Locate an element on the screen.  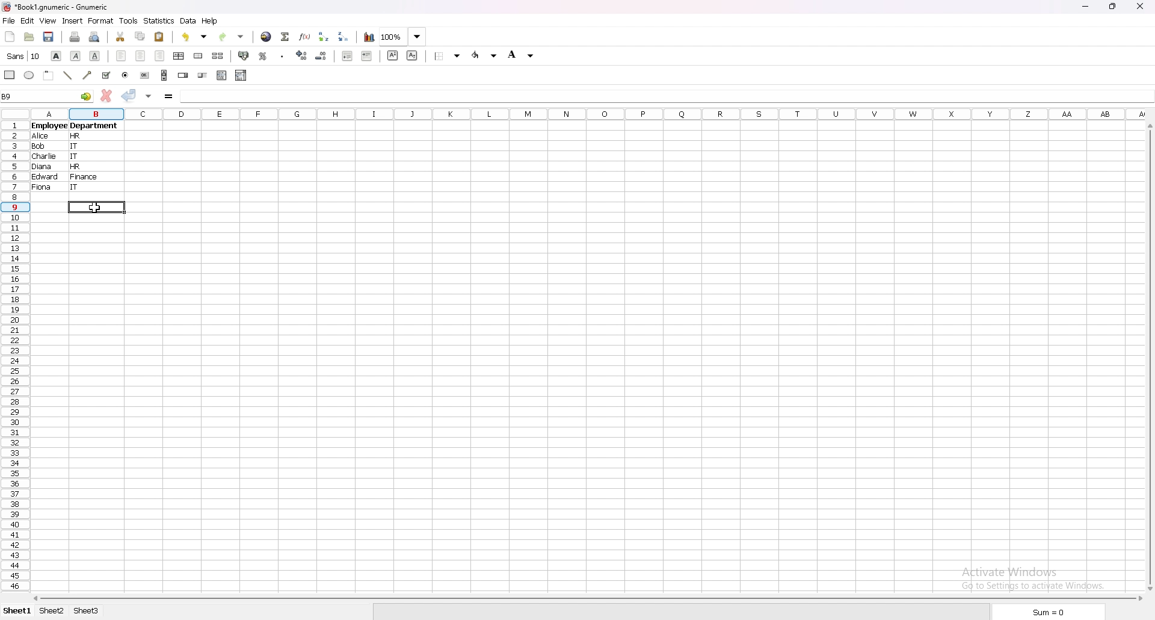
ellipse is located at coordinates (29, 75).